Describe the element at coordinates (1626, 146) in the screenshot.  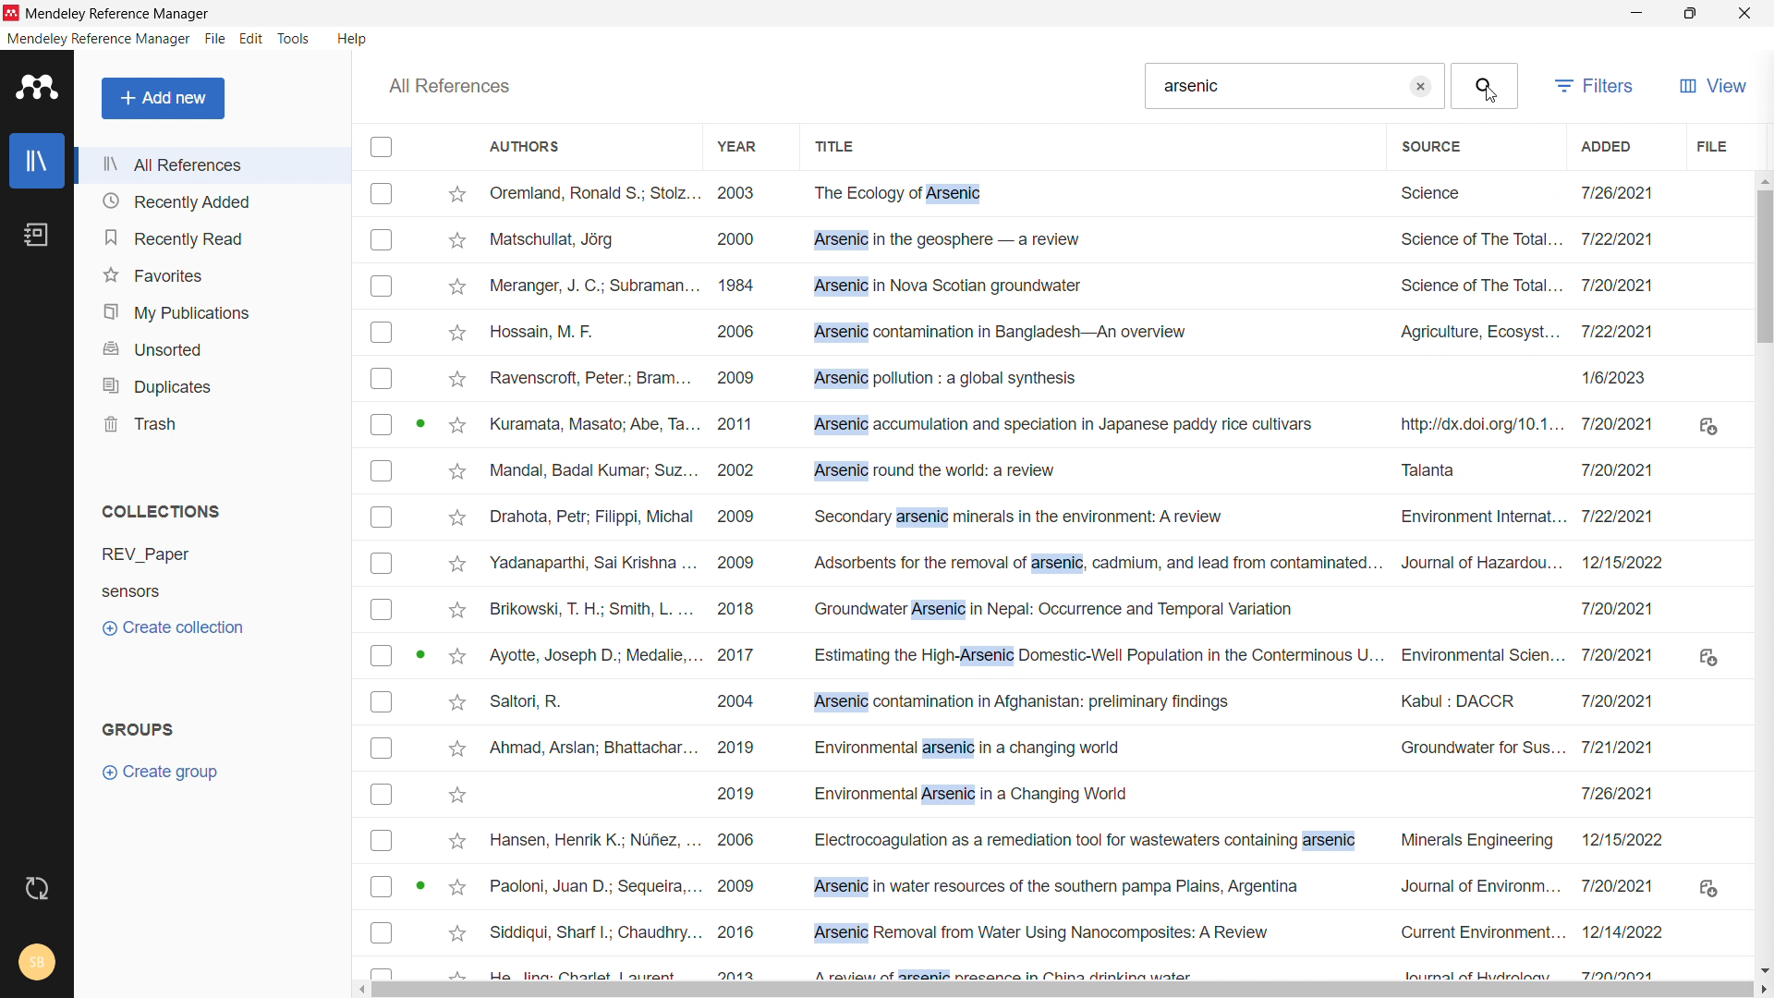
I see `added` at that location.